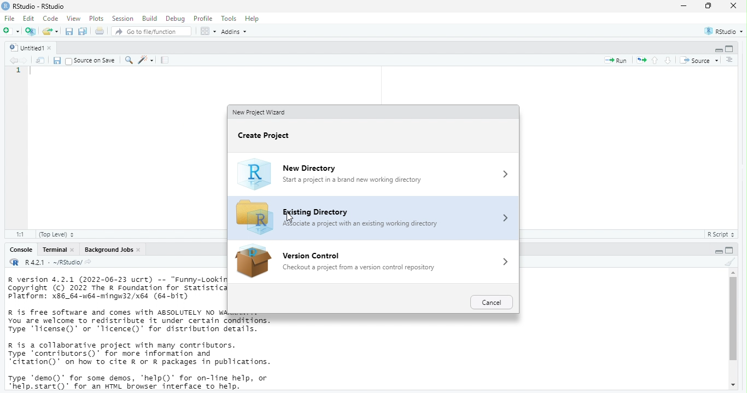 This screenshot has height=393, width=747. I want to click on save current document, so click(68, 32).